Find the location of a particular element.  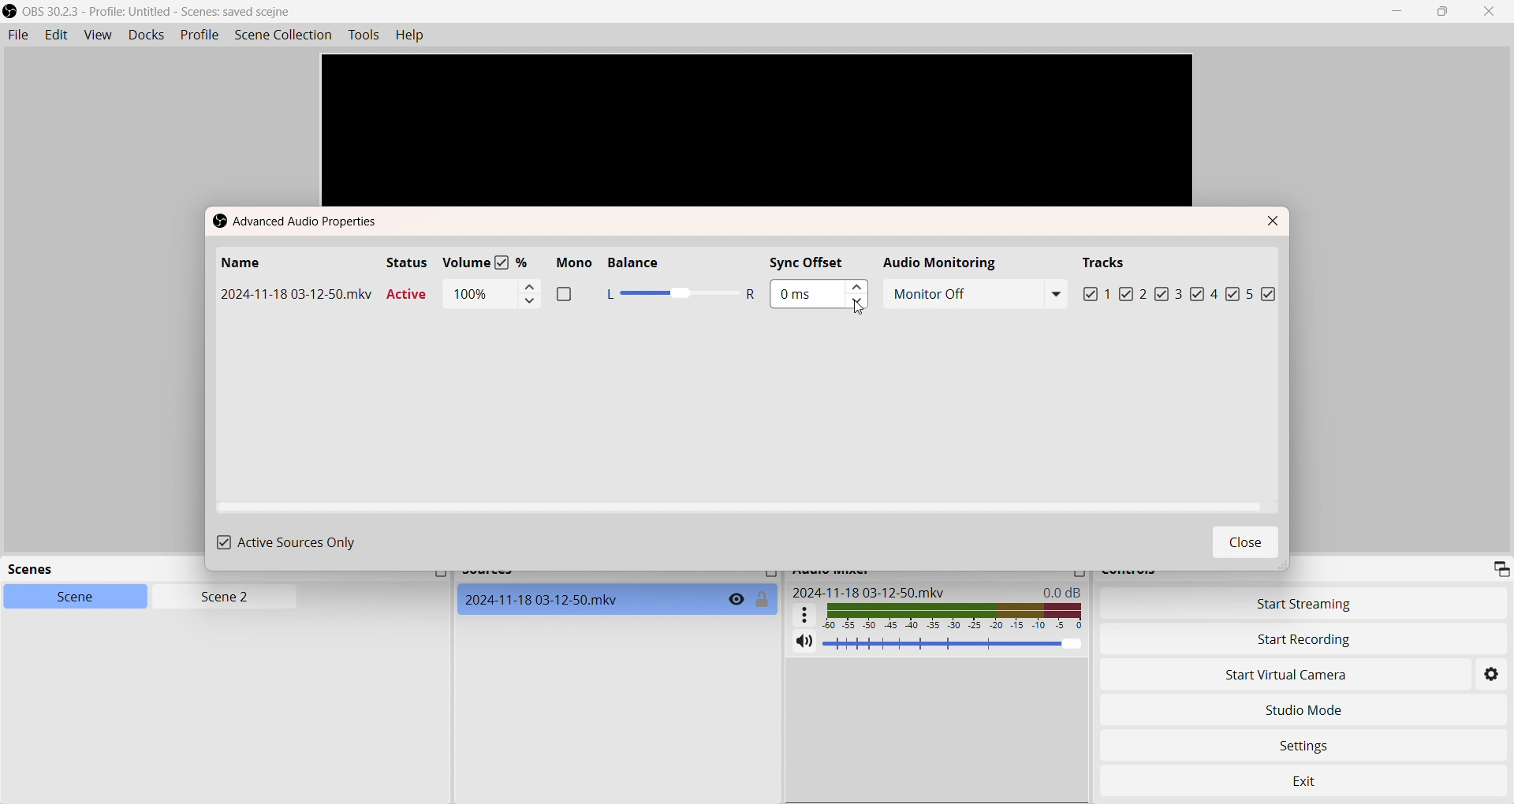

WebCam Source is located at coordinates (545, 599).